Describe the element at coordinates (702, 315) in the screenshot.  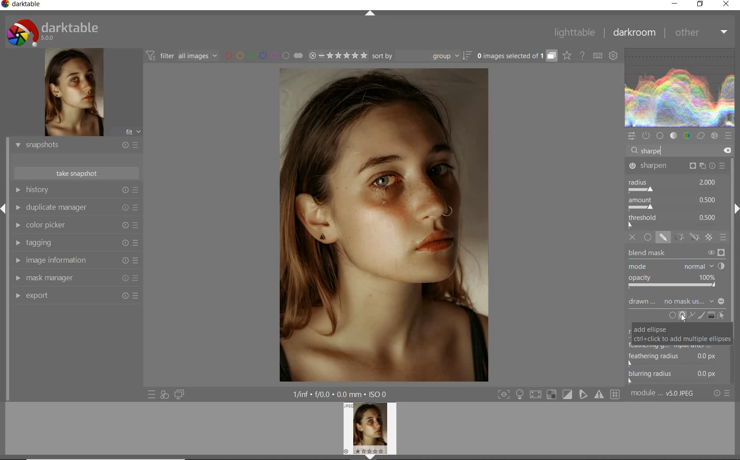
I see `ADD BRUSH` at that location.